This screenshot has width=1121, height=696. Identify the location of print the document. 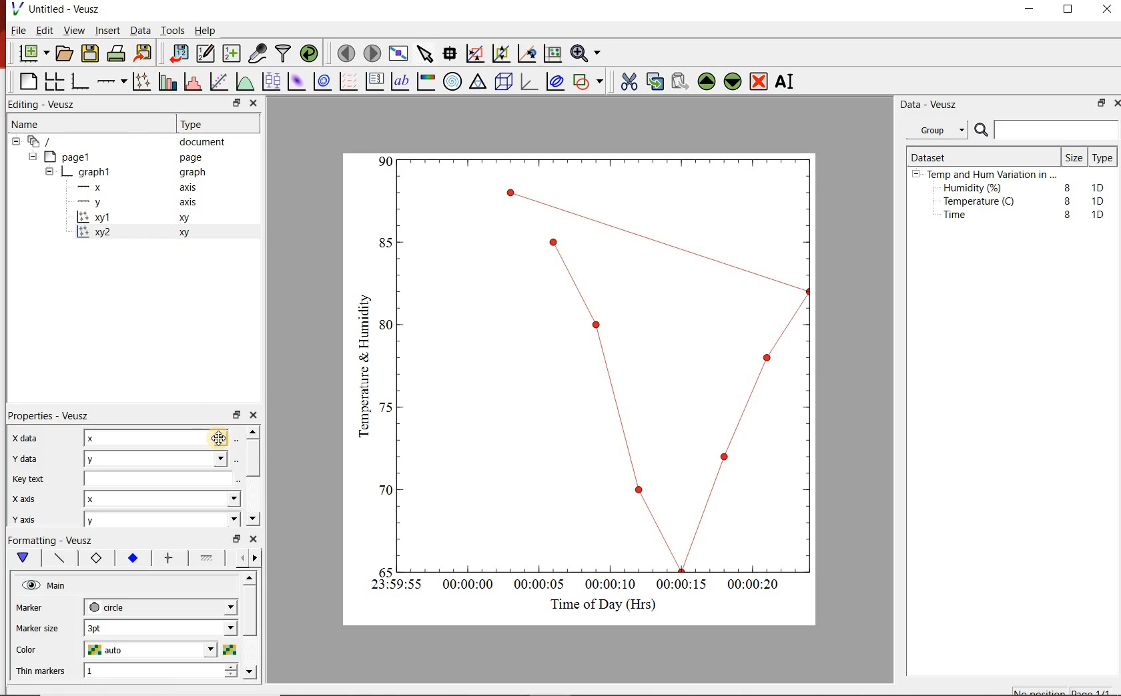
(117, 55).